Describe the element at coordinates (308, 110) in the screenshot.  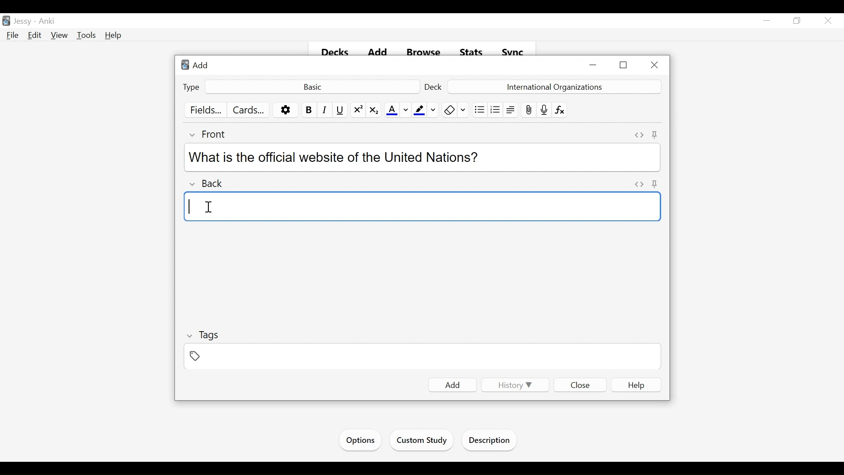
I see `Bold Text` at that location.